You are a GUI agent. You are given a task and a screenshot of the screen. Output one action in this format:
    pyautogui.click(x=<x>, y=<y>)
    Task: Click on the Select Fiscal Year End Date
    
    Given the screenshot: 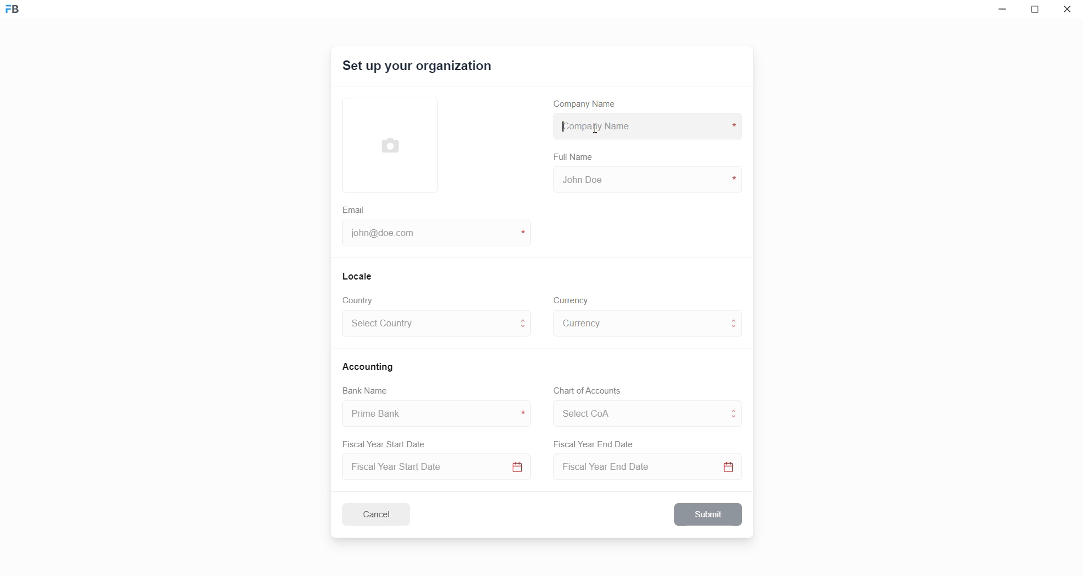 What is the action you would take?
    pyautogui.click(x=651, y=469)
    